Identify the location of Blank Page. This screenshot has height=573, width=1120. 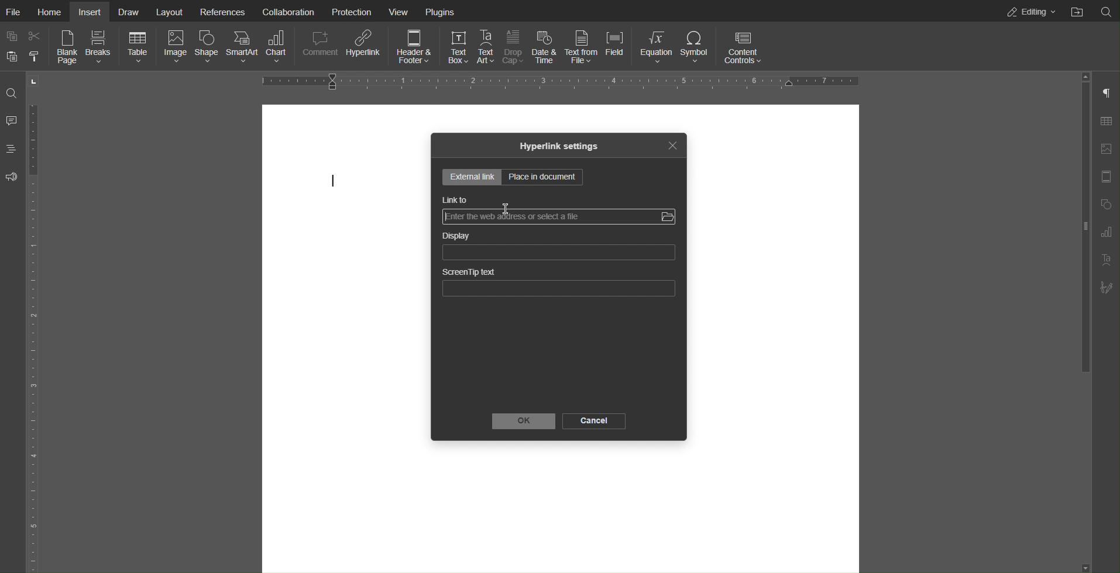
(67, 49).